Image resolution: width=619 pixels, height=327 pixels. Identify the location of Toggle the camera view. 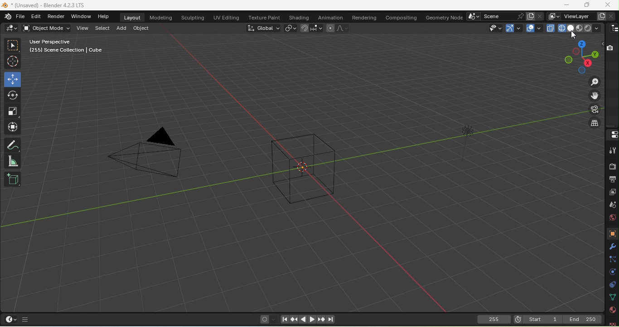
(595, 110).